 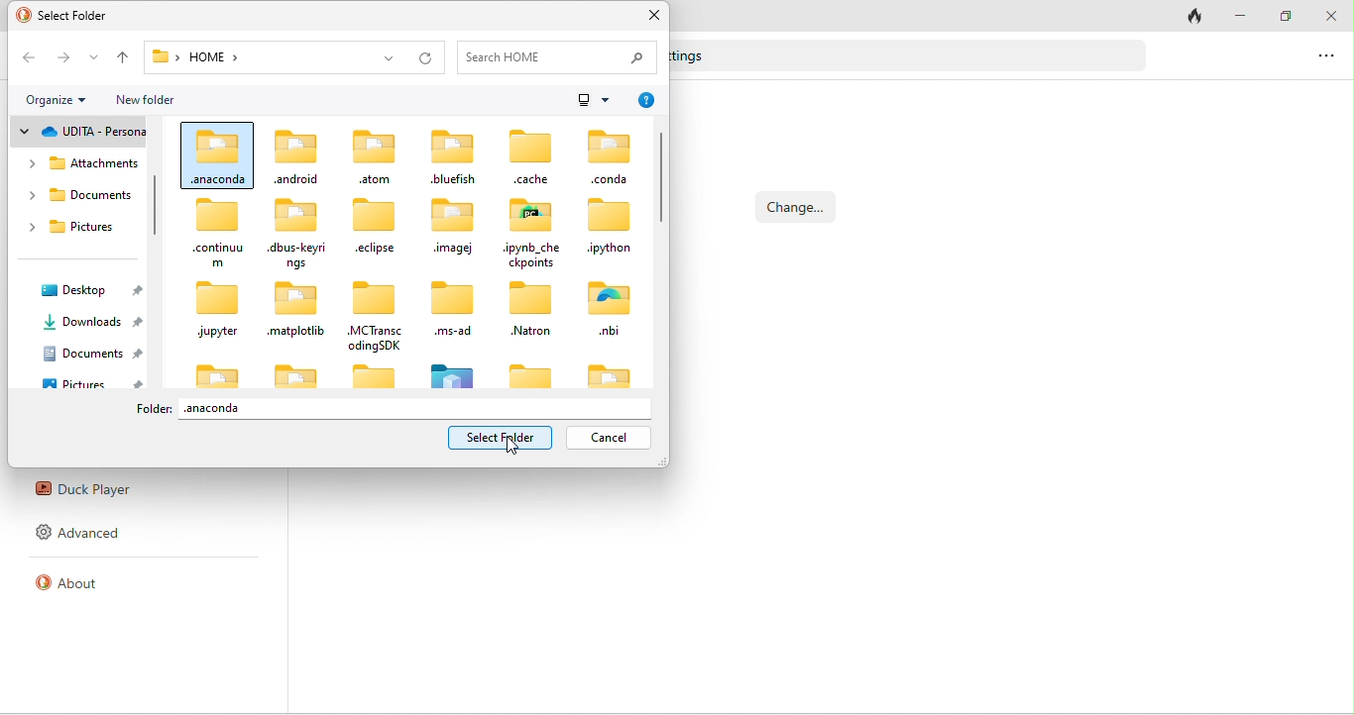 What do you see at coordinates (87, 383) in the screenshot?
I see `pictures` at bounding box center [87, 383].